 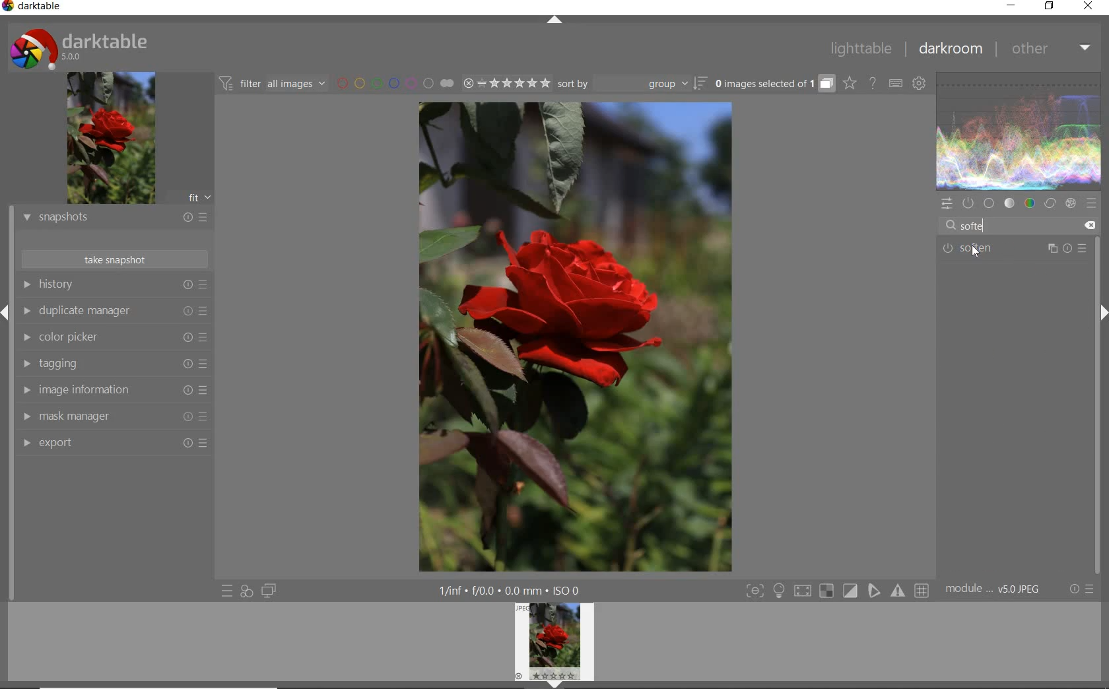 I want to click on module..v50JPEG, so click(x=997, y=589).